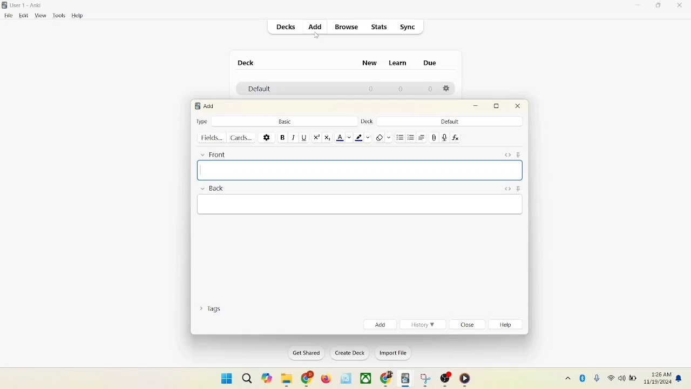 This screenshot has height=389, width=691. I want to click on tools, so click(59, 16).